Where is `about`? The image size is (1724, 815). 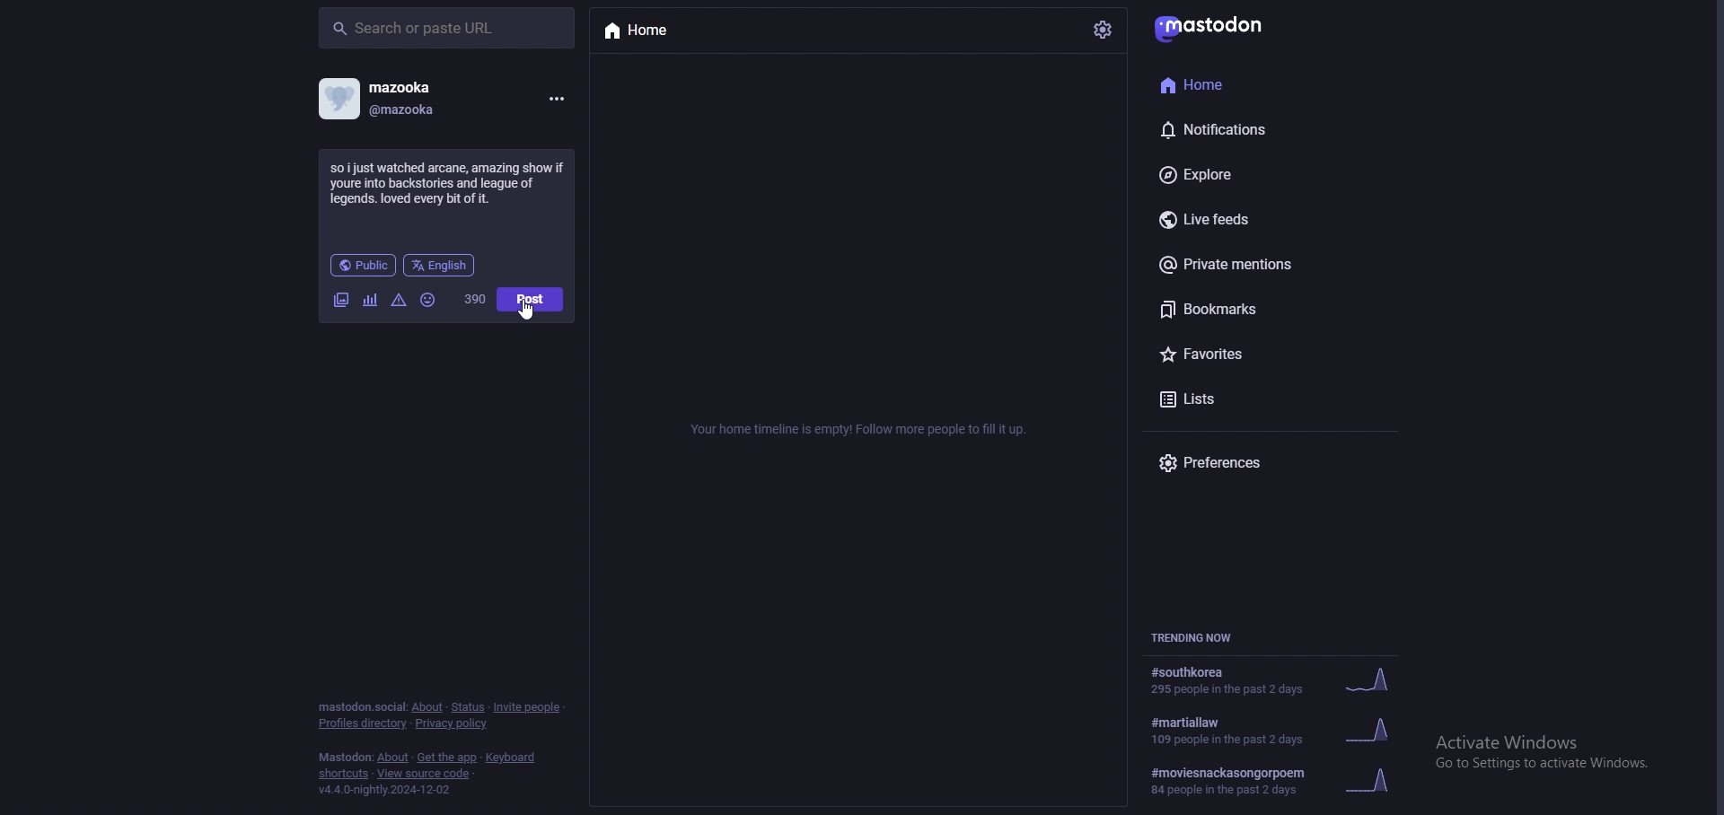
about is located at coordinates (427, 707).